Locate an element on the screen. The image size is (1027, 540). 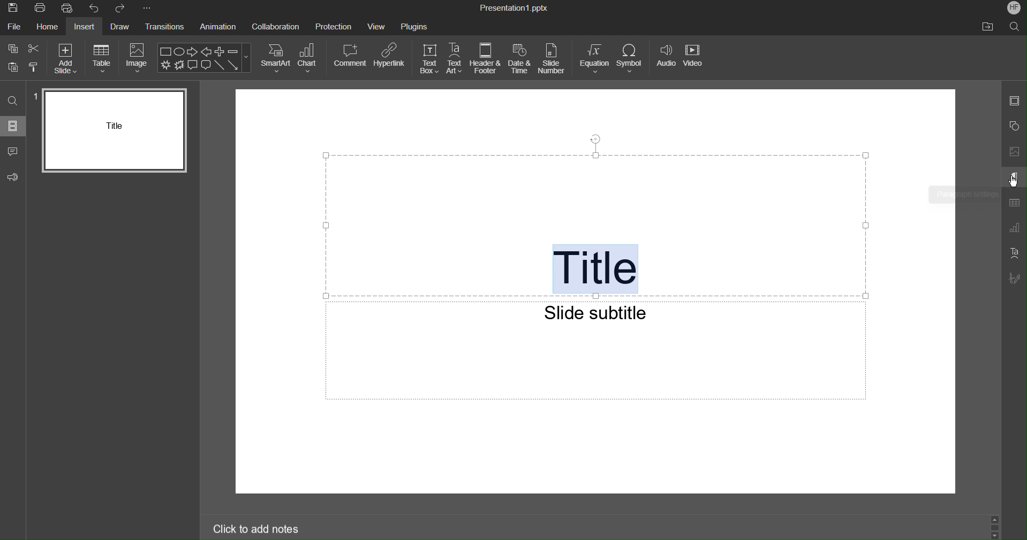
Table is located at coordinates (103, 57).